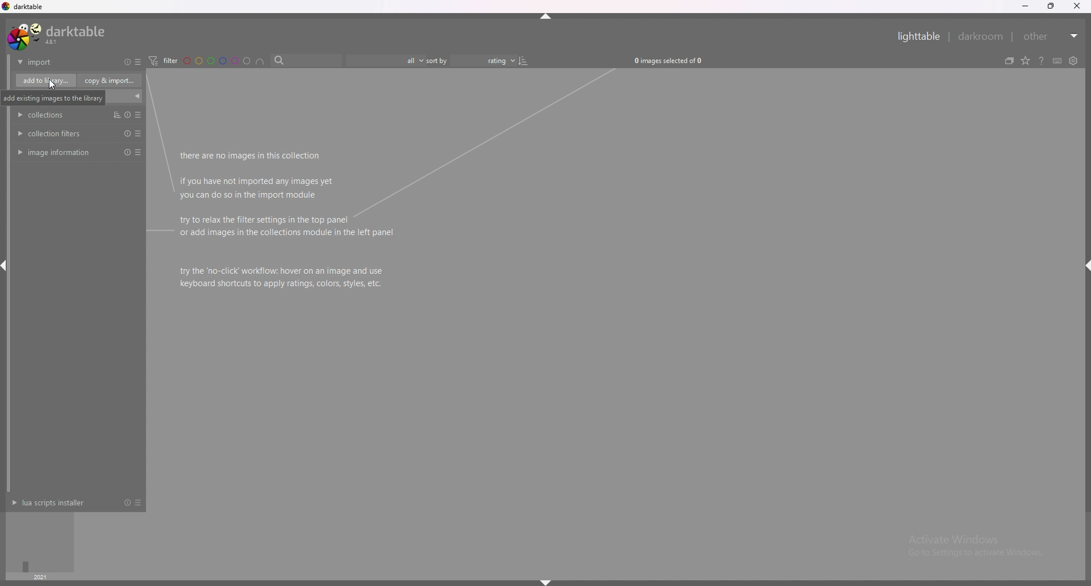  Describe the element at coordinates (1076, 6) in the screenshot. I see `close` at that location.